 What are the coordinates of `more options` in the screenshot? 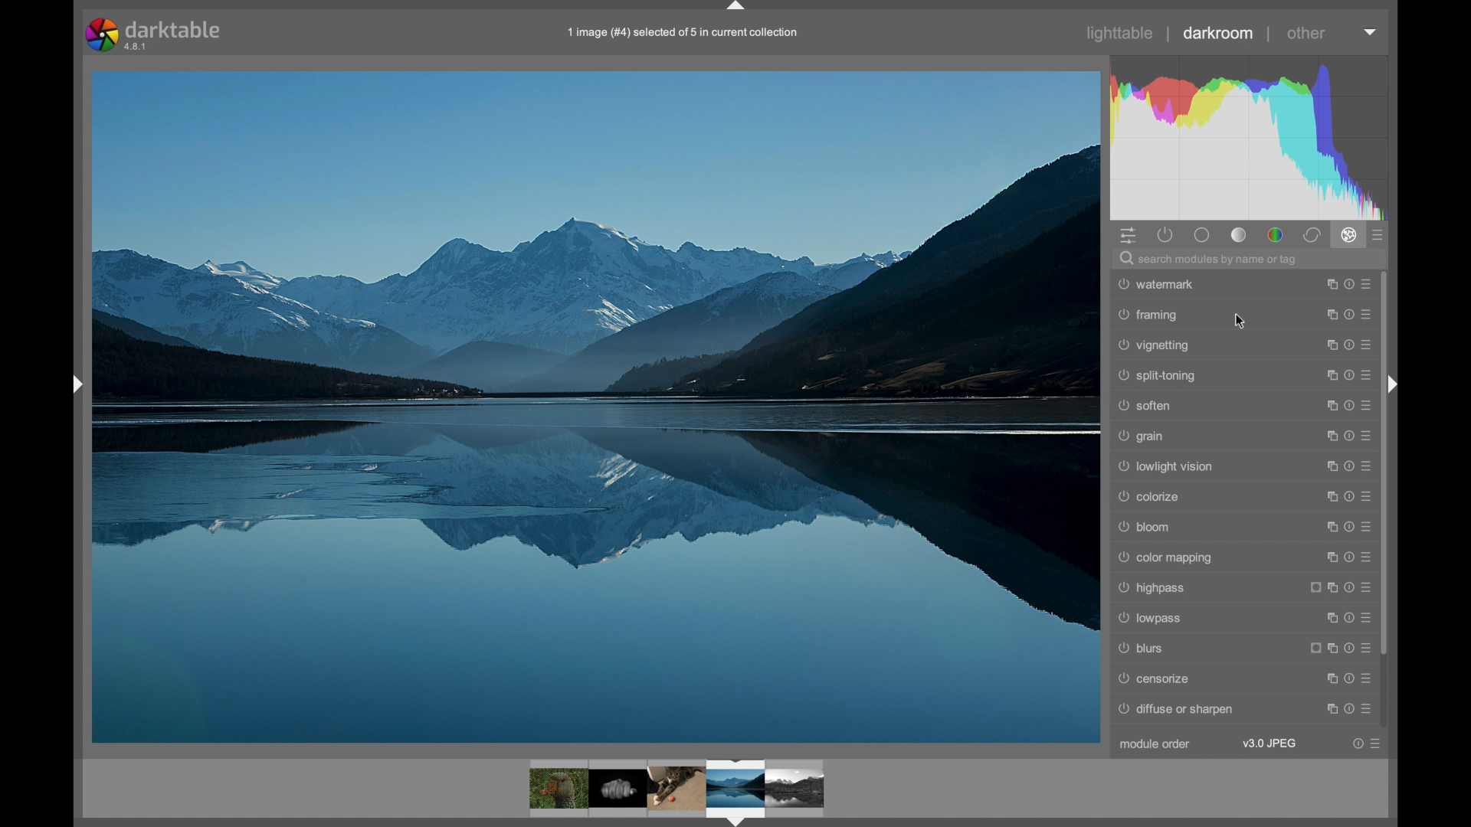 It's located at (1350, 467).